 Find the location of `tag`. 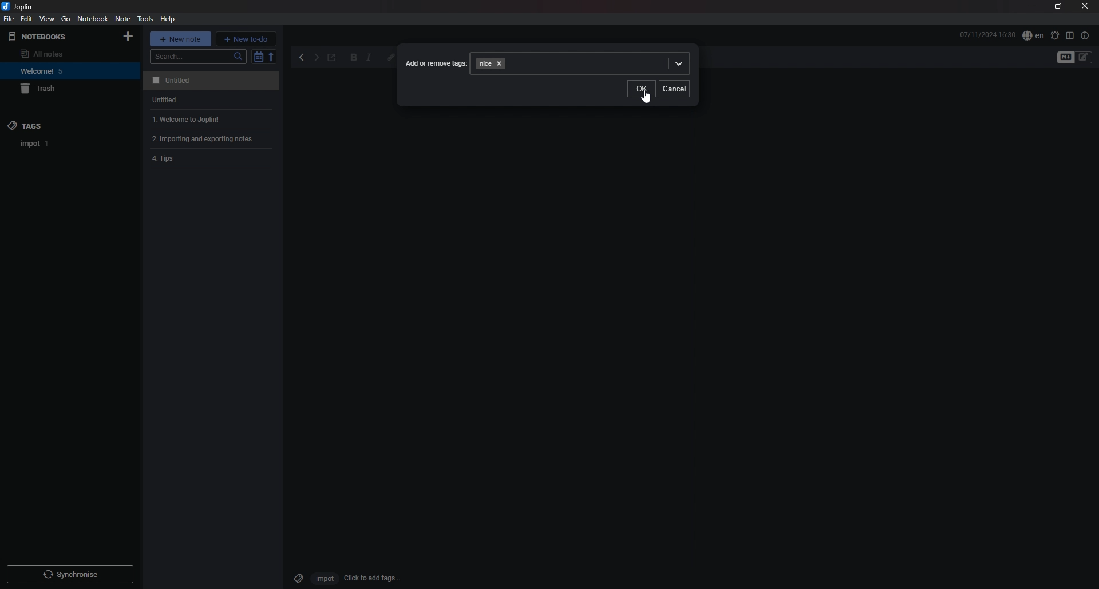

tag is located at coordinates (35, 144).